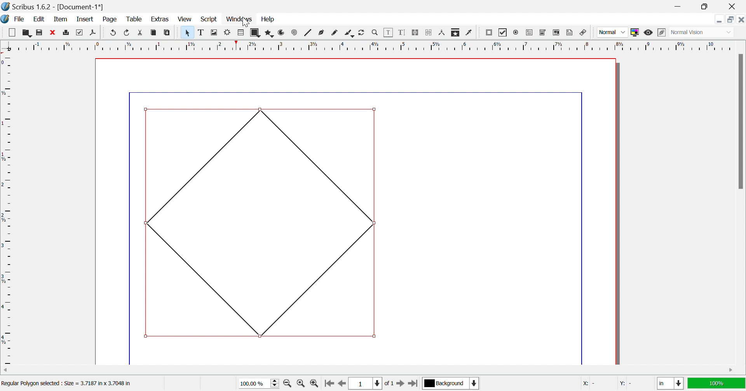  What do you see at coordinates (719, 19) in the screenshot?
I see `Minimize` at bounding box center [719, 19].